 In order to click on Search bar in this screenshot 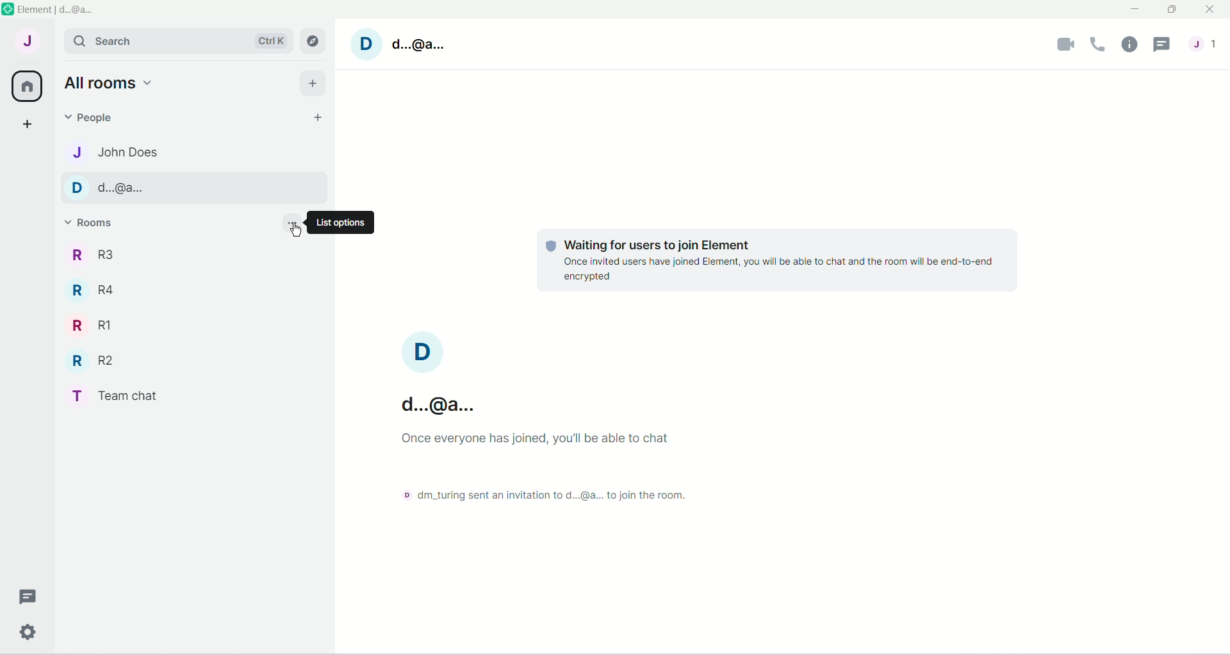, I will do `click(178, 40)`.